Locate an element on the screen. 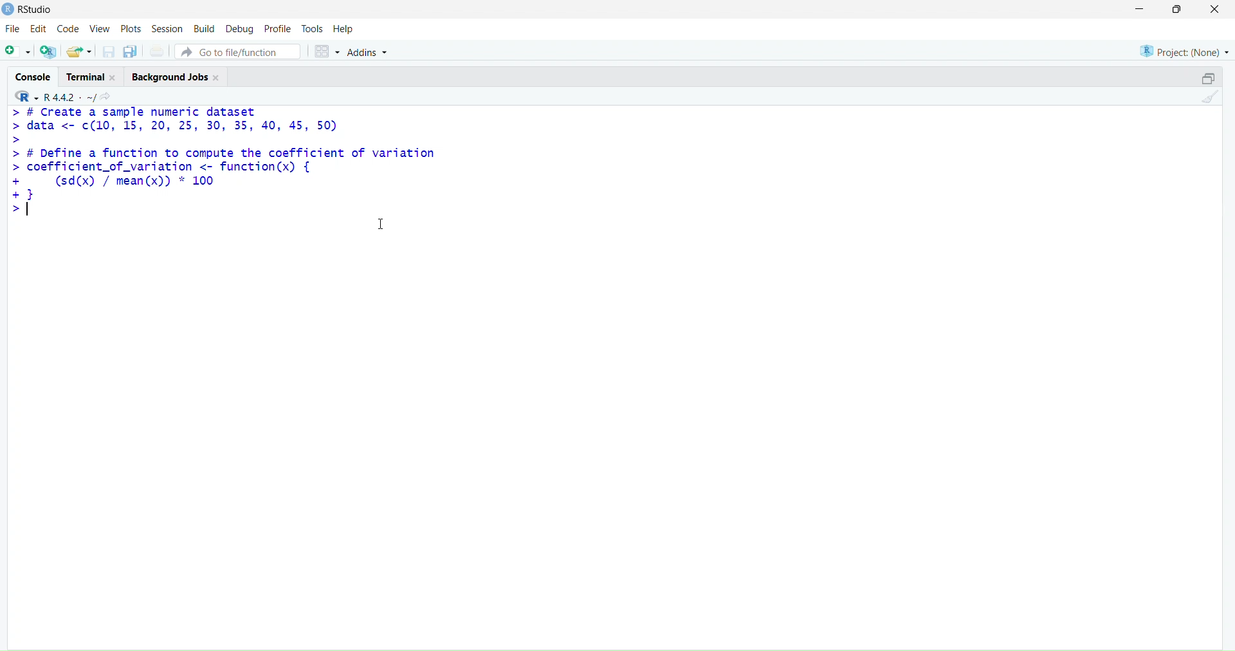 This screenshot has height=651, width=1235. go to file/function is located at coordinates (238, 52).